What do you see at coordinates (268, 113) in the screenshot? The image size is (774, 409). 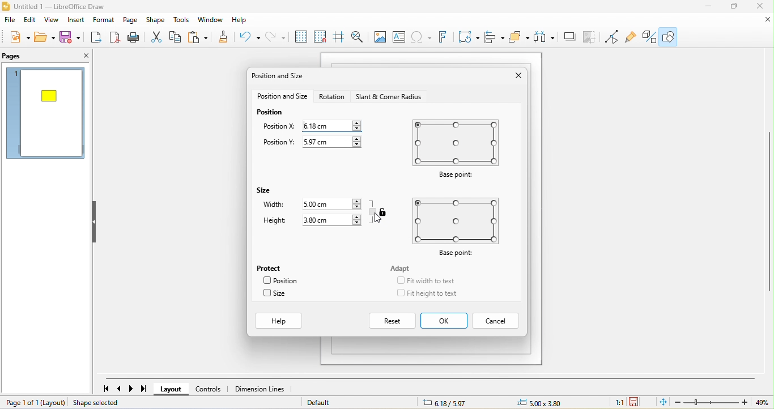 I see `position` at bounding box center [268, 113].